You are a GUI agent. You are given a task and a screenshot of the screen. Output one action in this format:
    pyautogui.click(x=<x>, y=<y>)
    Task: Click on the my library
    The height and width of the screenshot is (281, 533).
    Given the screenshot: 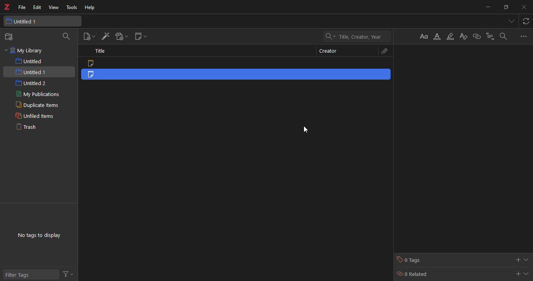 What is the action you would take?
    pyautogui.click(x=28, y=51)
    